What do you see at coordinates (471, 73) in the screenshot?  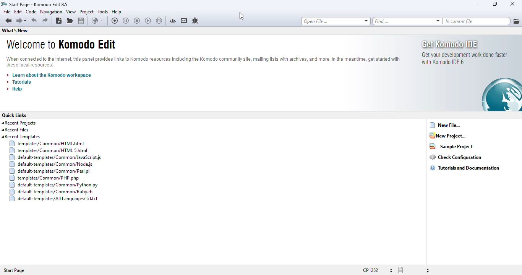 I see `get Komodo IDE` at bounding box center [471, 73].